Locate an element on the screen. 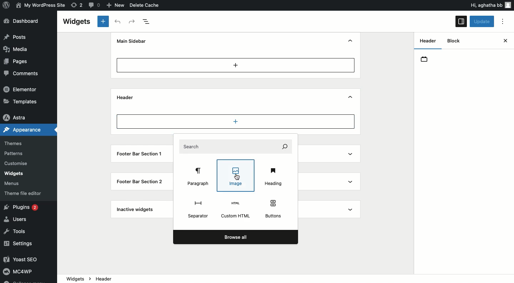  Plugins is located at coordinates (22, 208).